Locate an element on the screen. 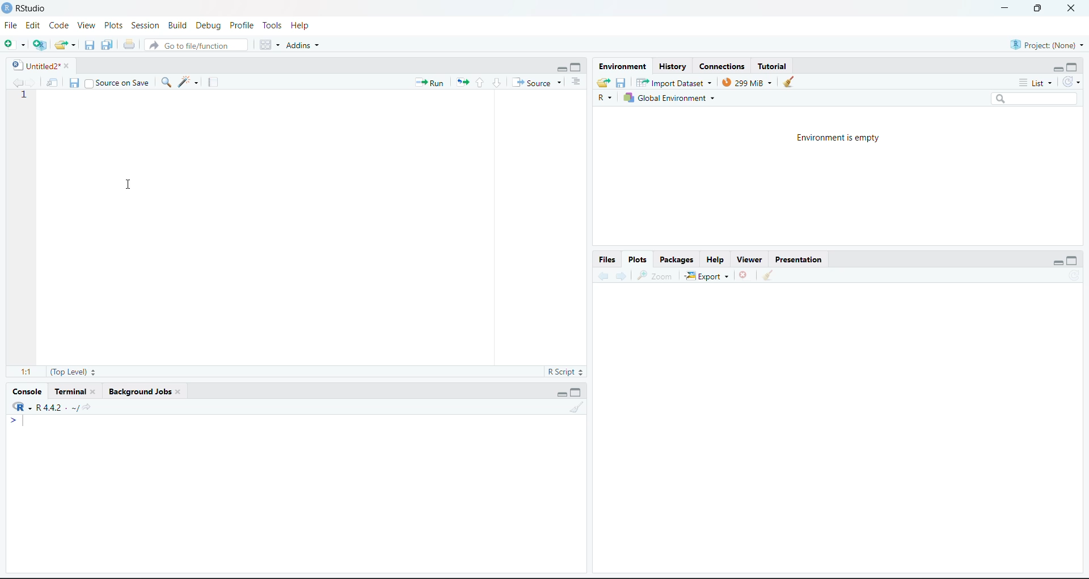  Terminal is located at coordinates (69, 391).